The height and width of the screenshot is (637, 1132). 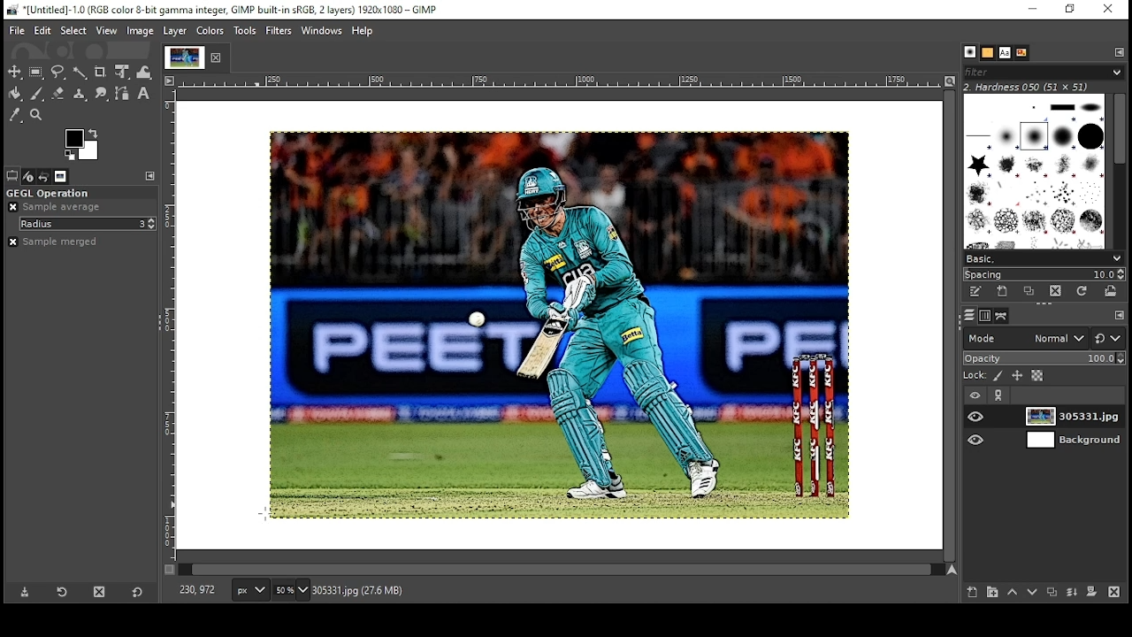 What do you see at coordinates (279, 40) in the screenshot?
I see `mouse pointer` at bounding box center [279, 40].